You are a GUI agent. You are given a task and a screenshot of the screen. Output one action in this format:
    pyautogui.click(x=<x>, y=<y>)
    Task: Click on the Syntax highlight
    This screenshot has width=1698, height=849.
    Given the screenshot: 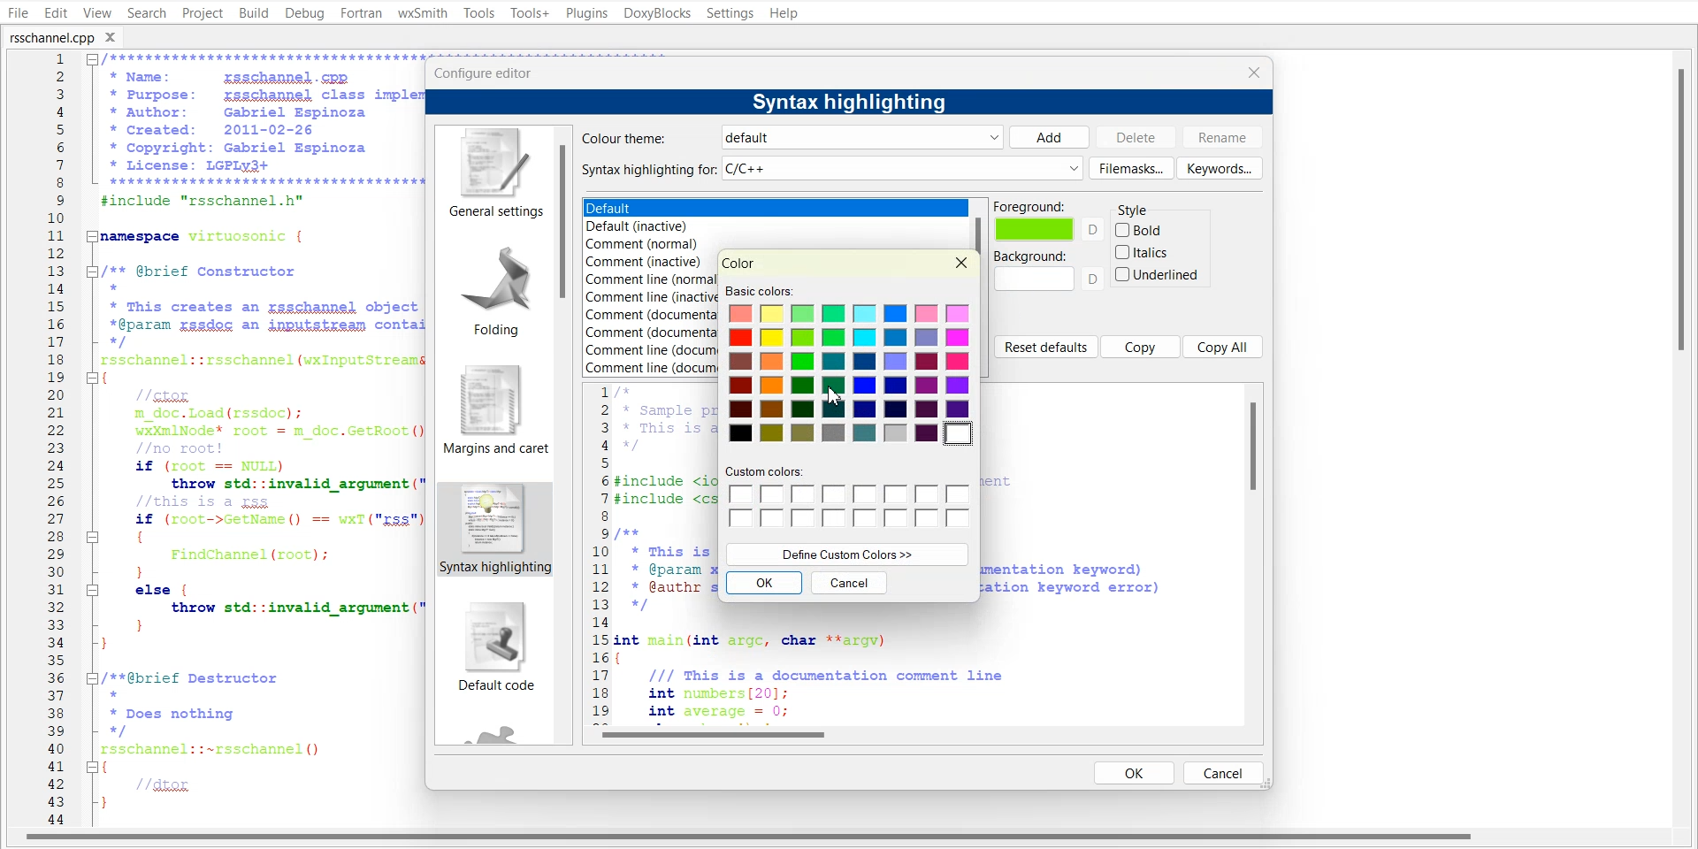 What is the action you would take?
    pyautogui.click(x=493, y=530)
    